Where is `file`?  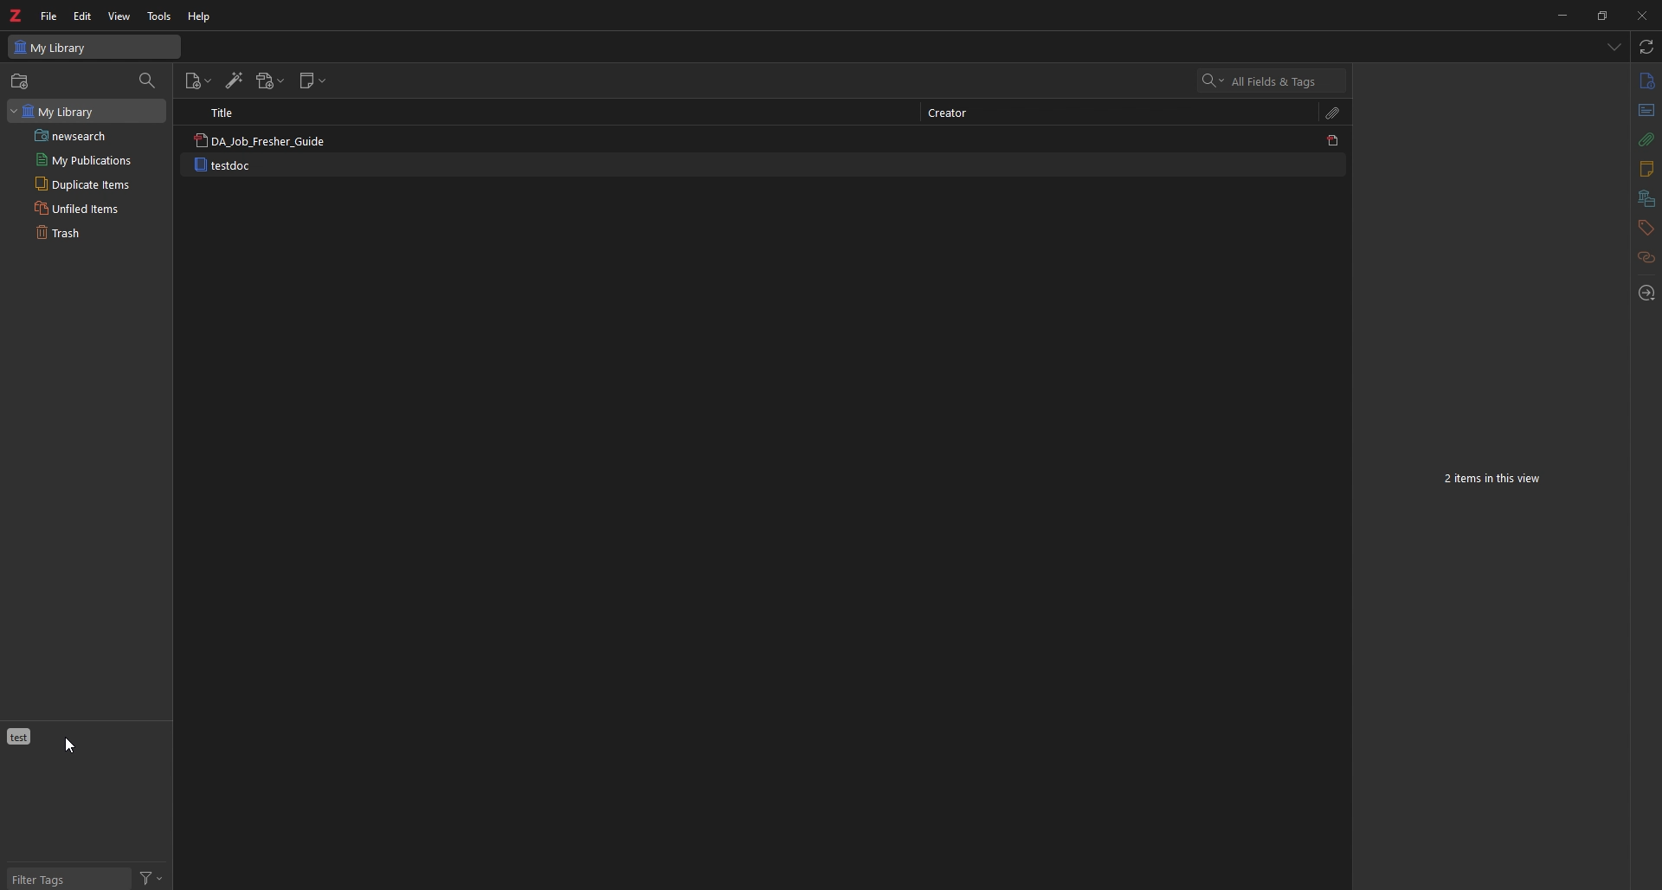
file is located at coordinates (49, 16).